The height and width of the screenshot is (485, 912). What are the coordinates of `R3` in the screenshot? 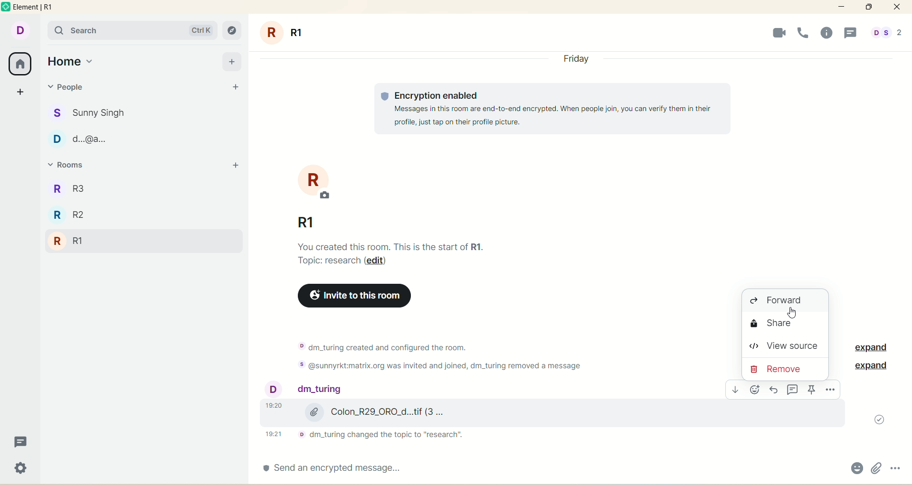 It's located at (87, 188).